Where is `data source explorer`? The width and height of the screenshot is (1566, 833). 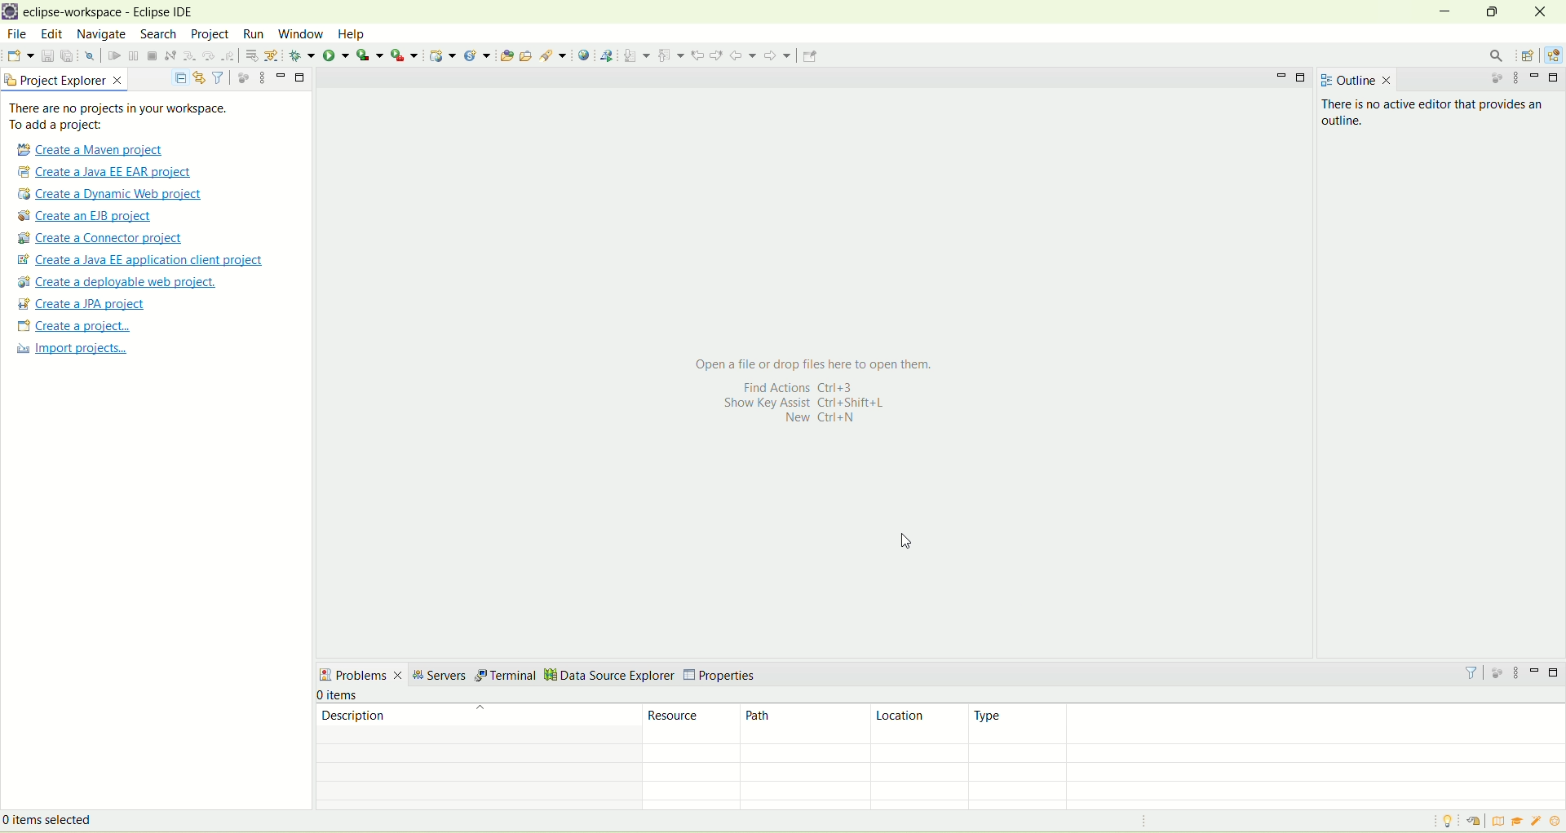 data source explorer is located at coordinates (609, 674).